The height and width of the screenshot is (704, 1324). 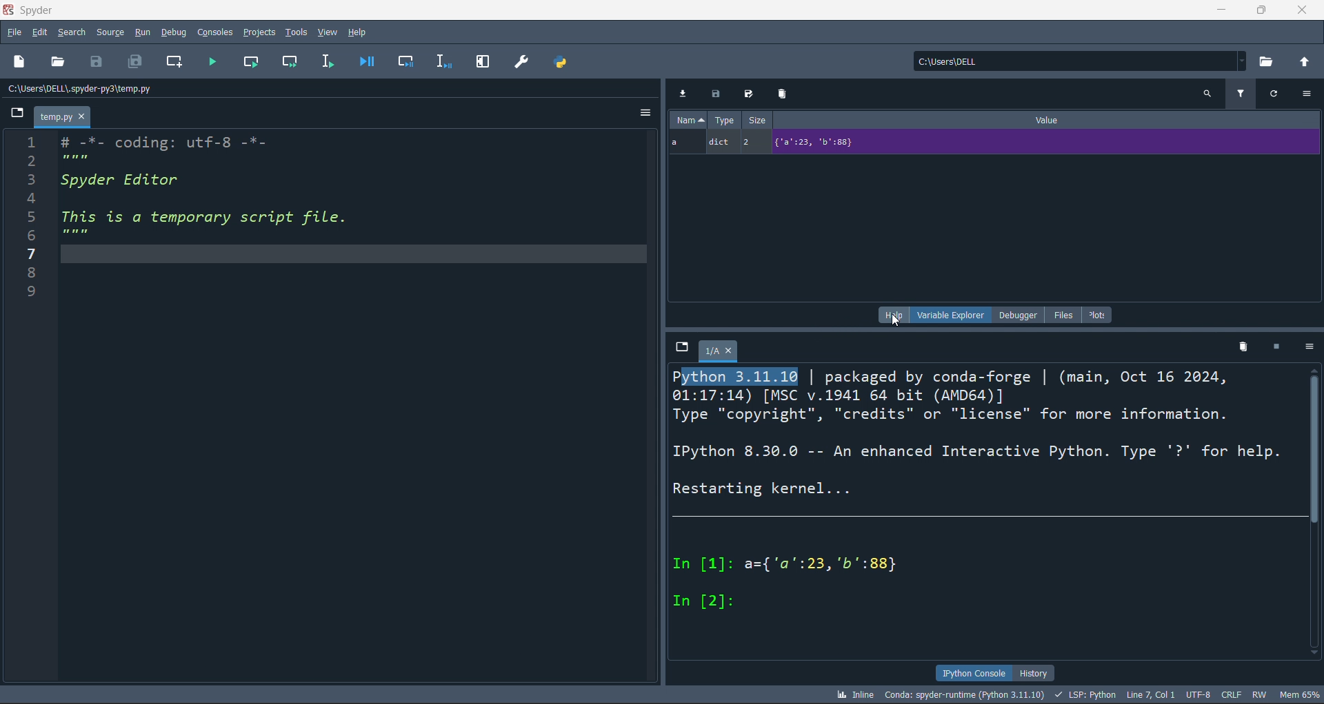 What do you see at coordinates (211, 32) in the screenshot?
I see `console` at bounding box center [211, 32].